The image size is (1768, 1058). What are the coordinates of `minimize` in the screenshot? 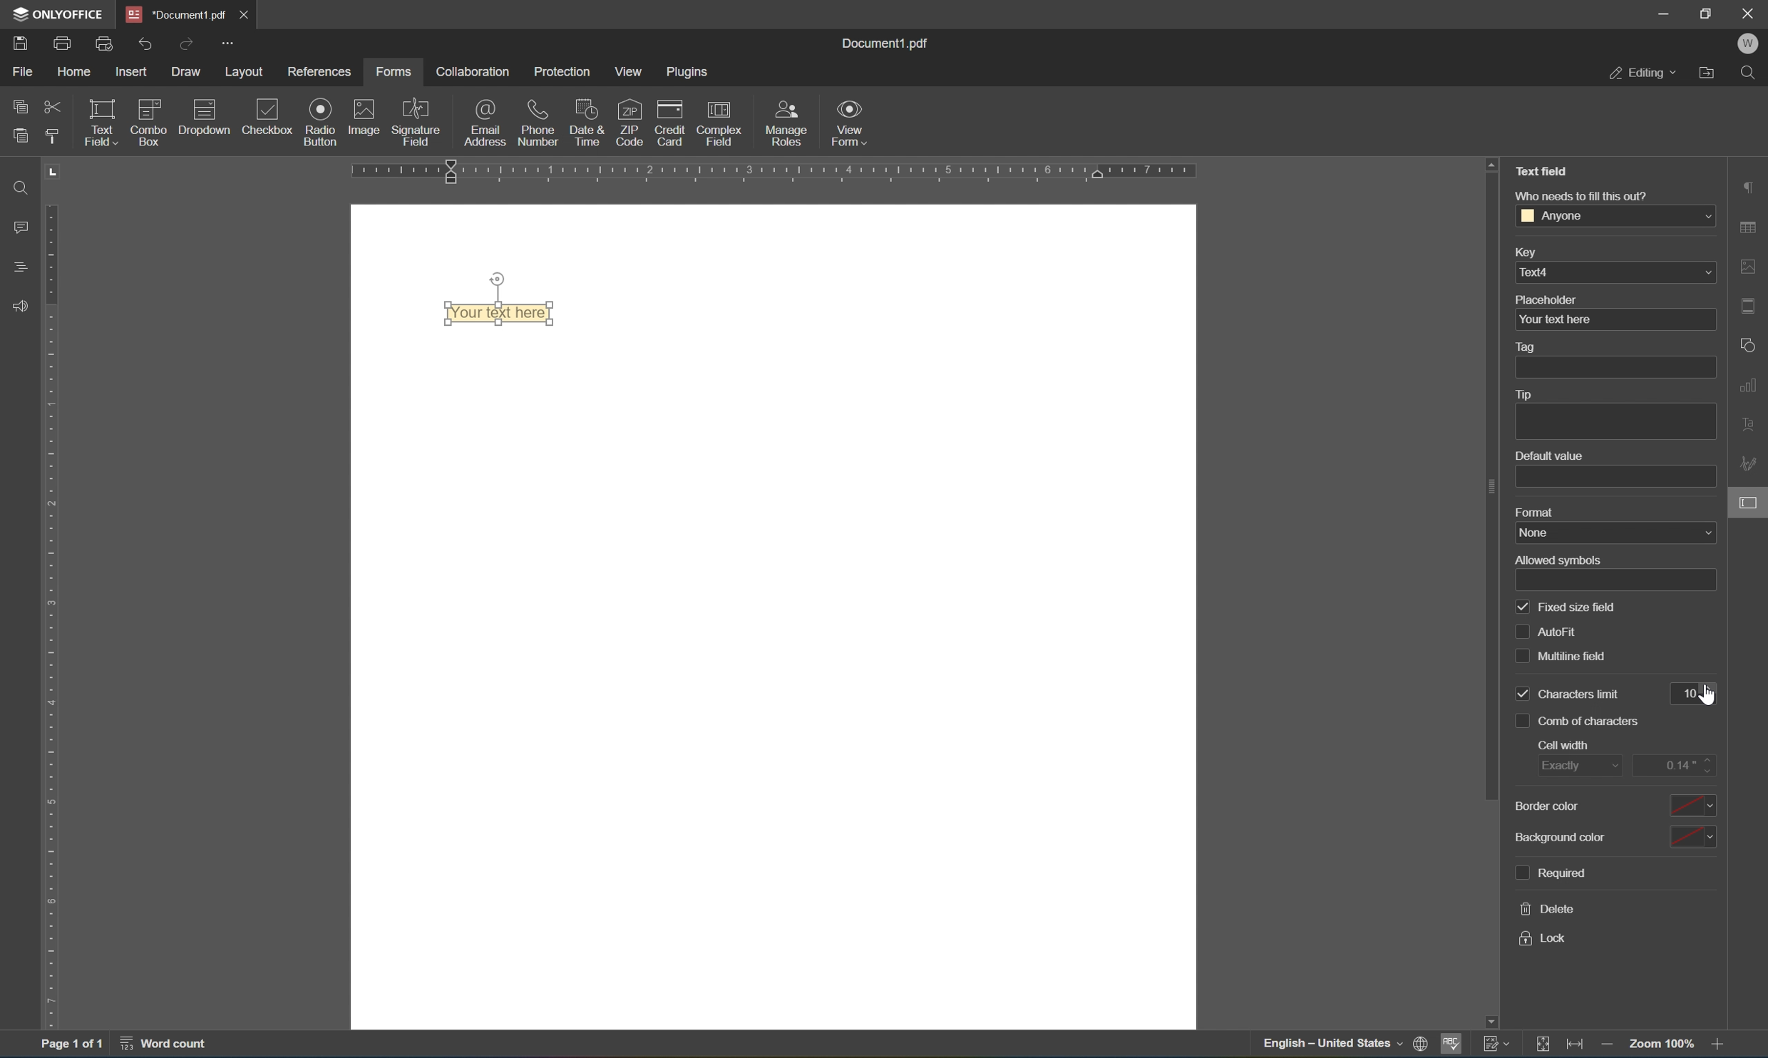 It's located at (1655, 12).